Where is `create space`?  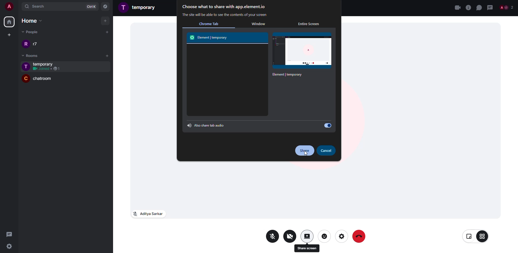 create space is located at coordinates (8, 35).